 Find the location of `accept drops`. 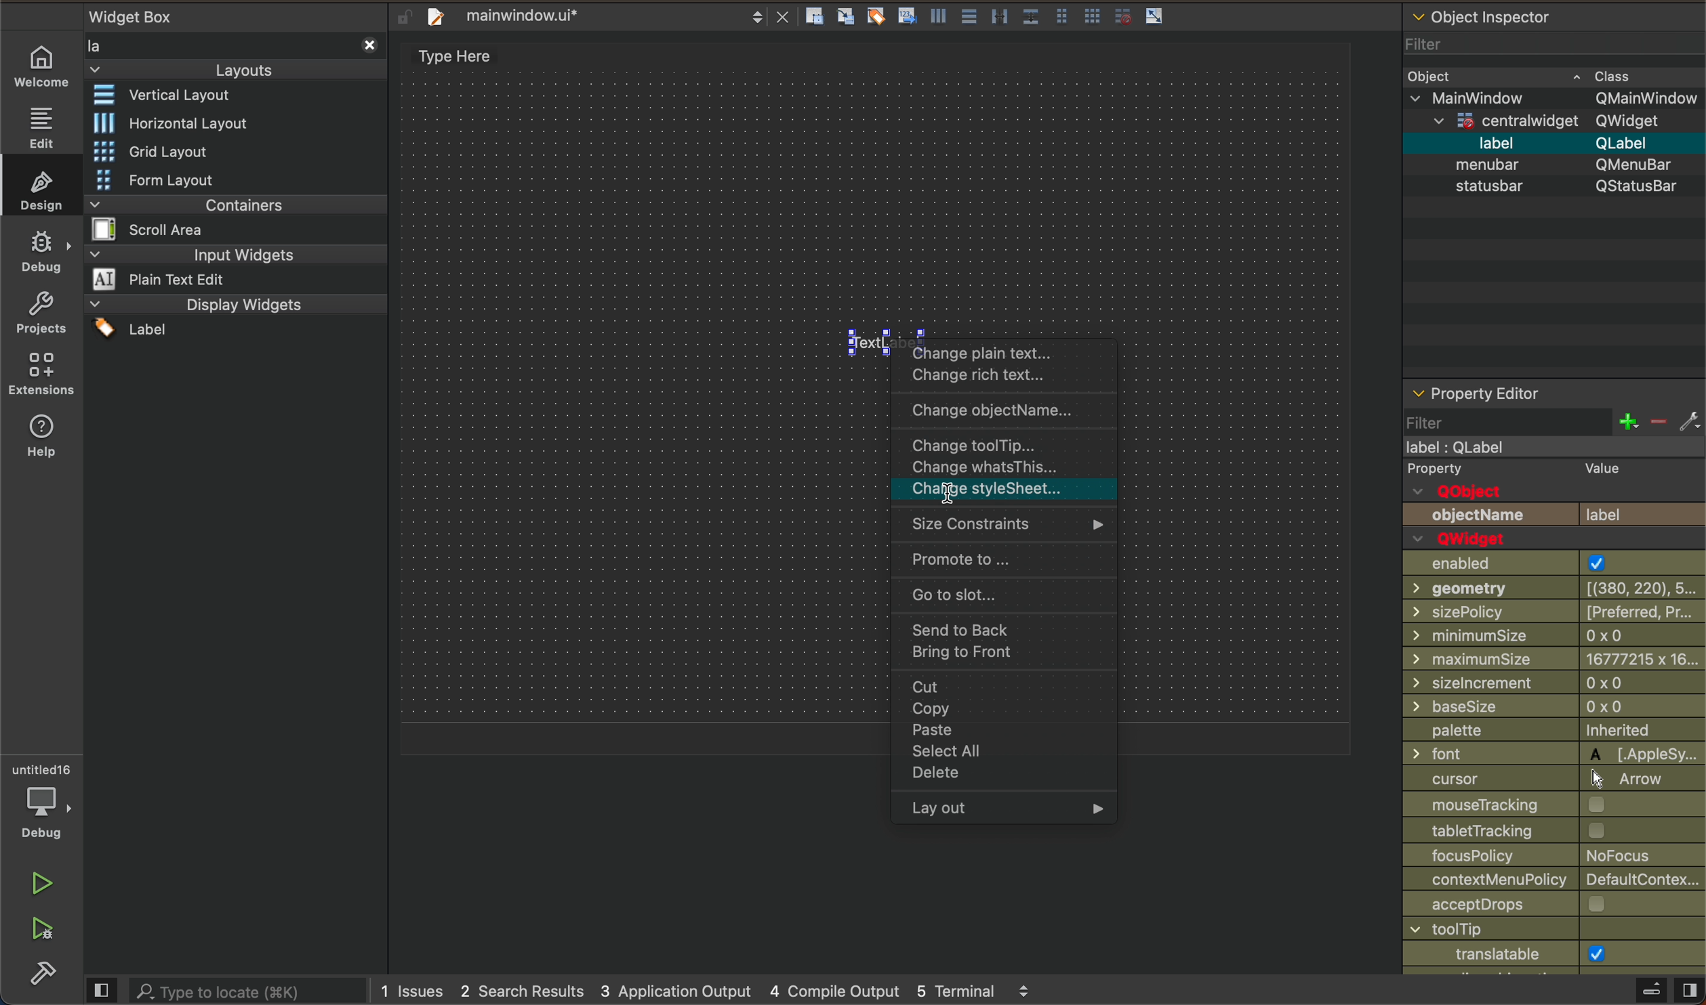

accept drops is located at coordinates (1526, 905).